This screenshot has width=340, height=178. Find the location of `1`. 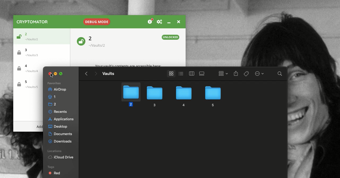

1 is located at coordinates (53, 97).